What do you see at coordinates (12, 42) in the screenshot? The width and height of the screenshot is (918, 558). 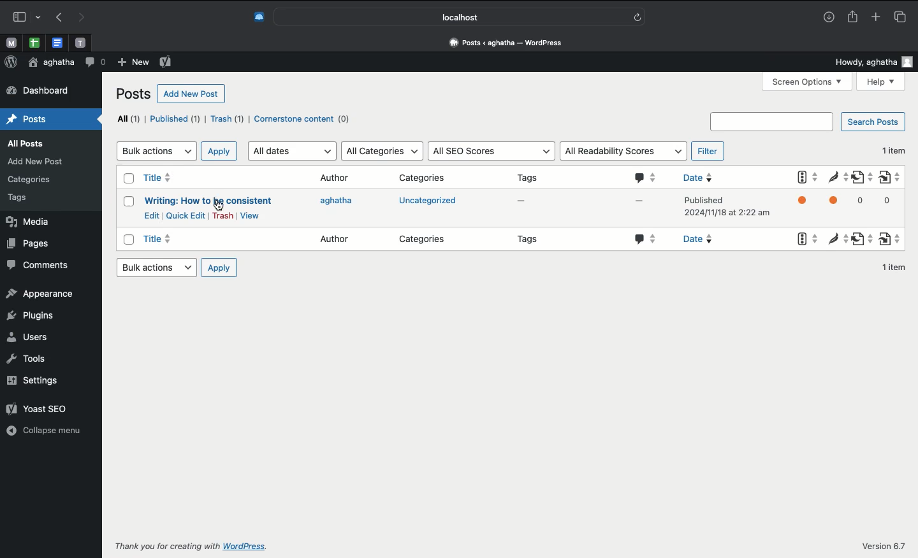 I see `Pinned tabs` at bounding box center [12, 42].